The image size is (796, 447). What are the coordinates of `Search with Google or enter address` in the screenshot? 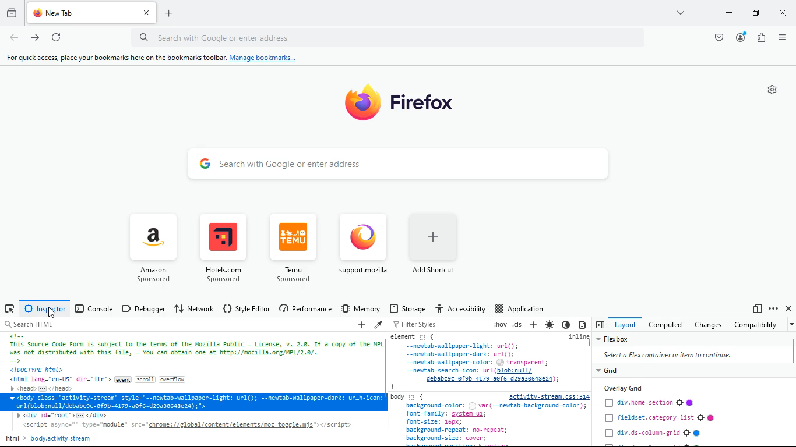 It's located at (236, 37).